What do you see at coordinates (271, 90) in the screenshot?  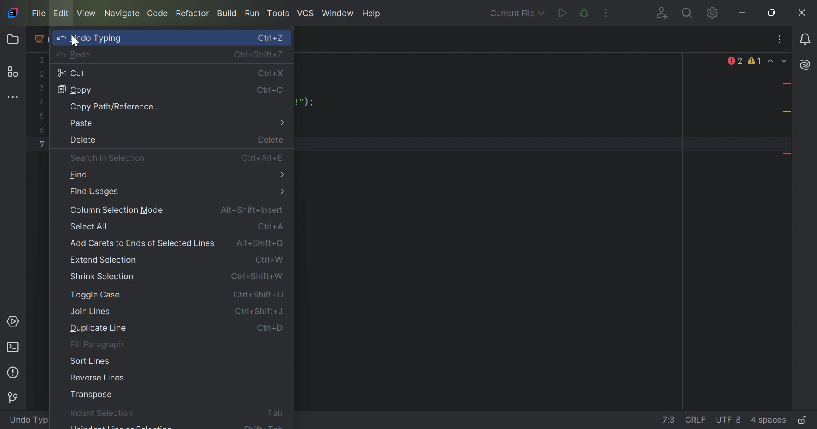 I see `Ctrl+C` at bounding box center [271, 90].